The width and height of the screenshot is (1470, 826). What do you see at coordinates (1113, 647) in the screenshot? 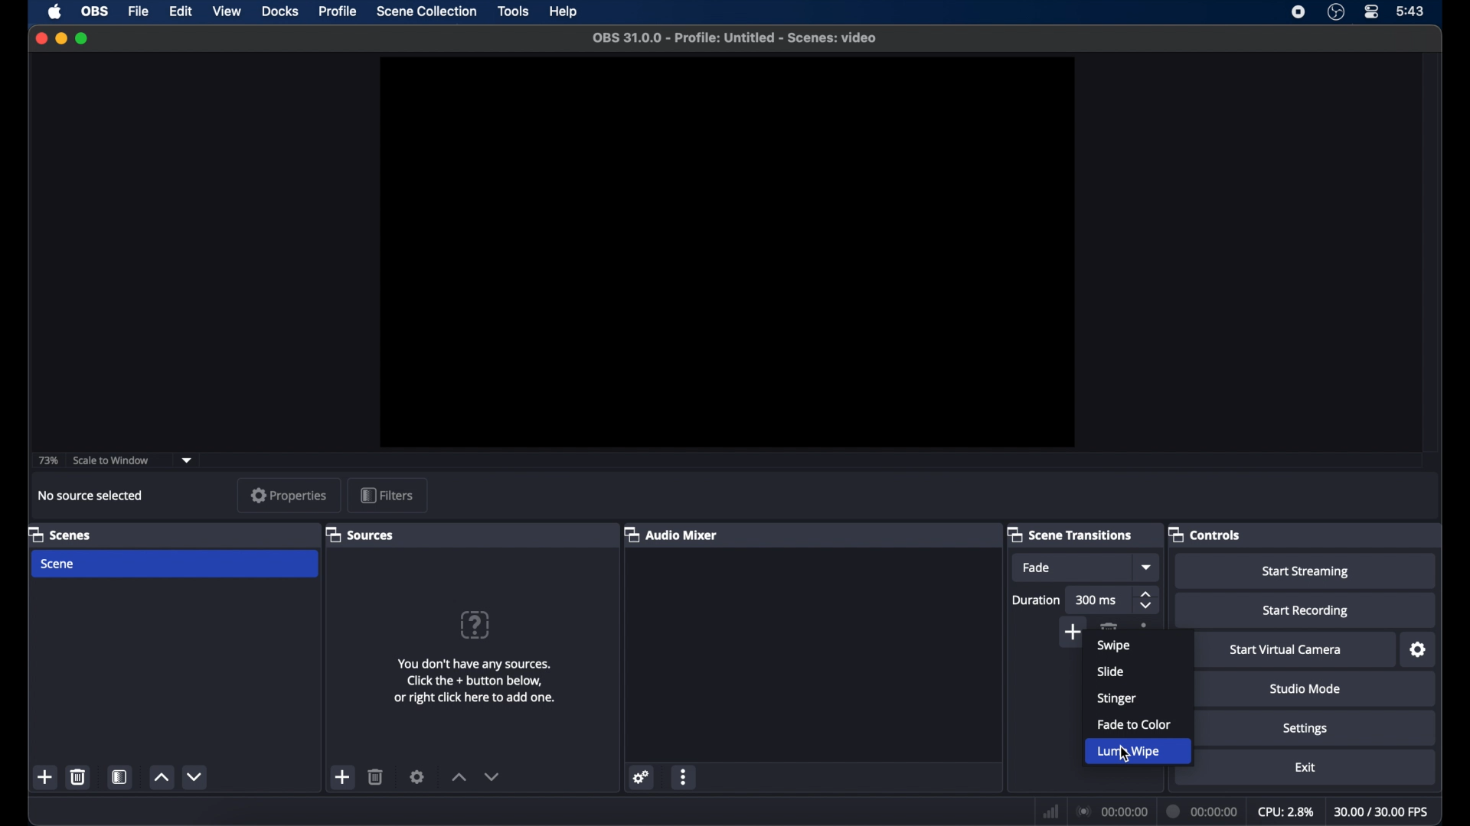
I see `swipe` at bounding box center [1113, 647].